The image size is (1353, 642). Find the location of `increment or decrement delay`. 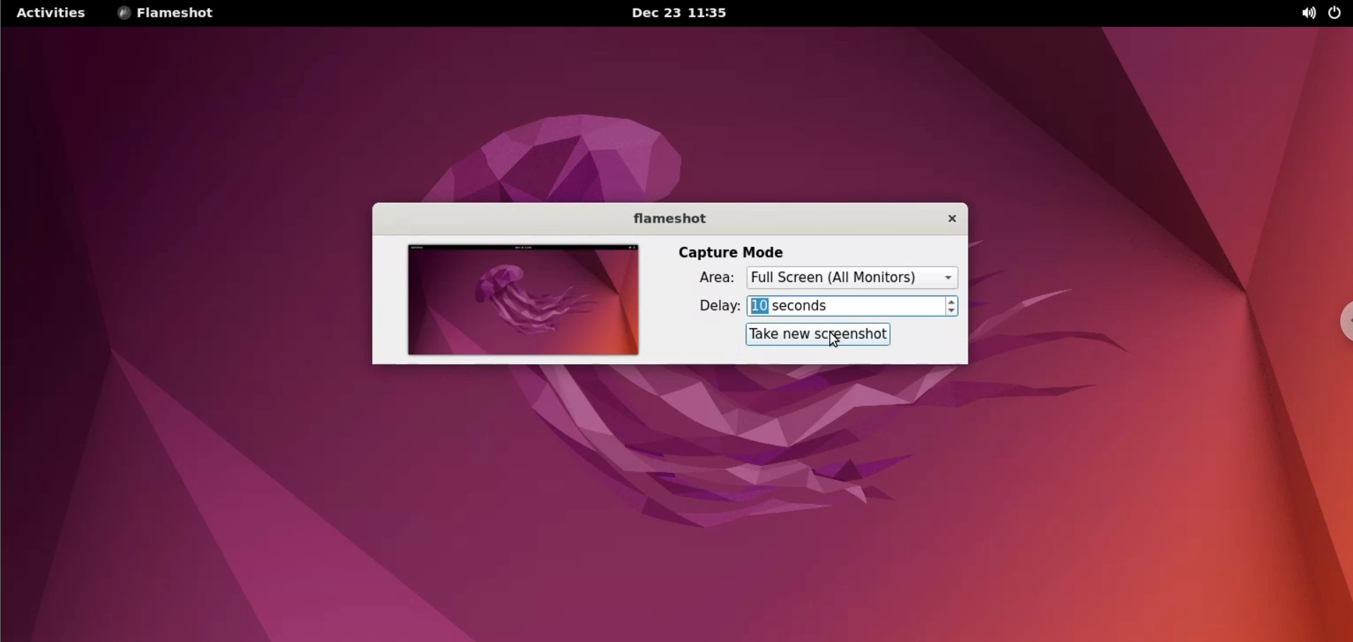

increment or decrement delay is located at coordinates (954, 306).